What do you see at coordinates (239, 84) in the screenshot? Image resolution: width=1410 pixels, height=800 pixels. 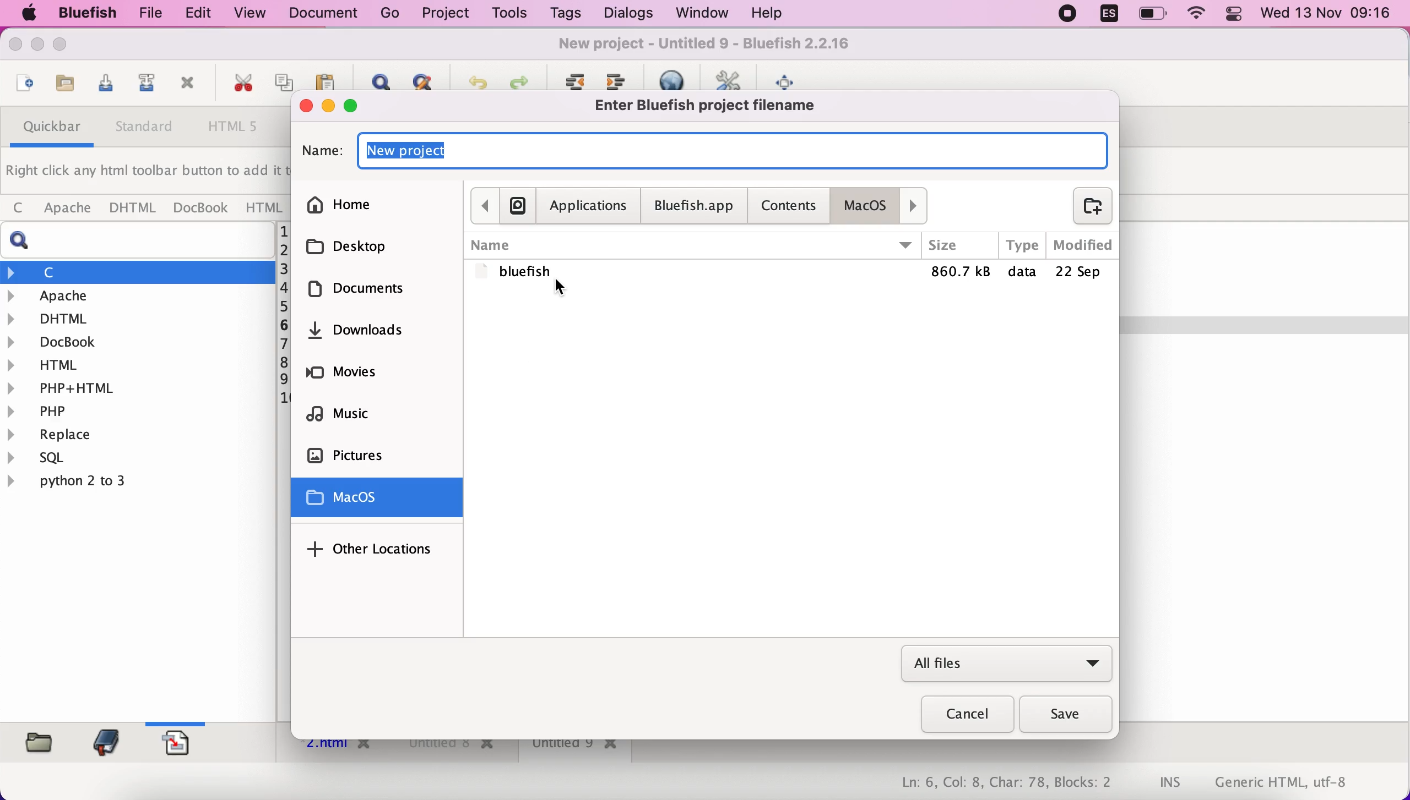 I see `cut` at bounding box center [239, 84].